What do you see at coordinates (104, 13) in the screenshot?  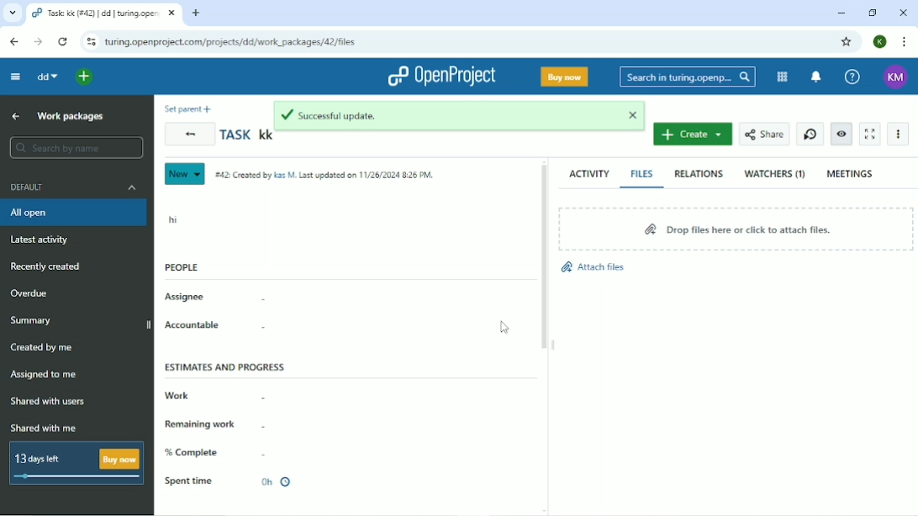 I see `Task: kk (#42) | dd | turing.openproject.com` at bounding box center [104, 13].